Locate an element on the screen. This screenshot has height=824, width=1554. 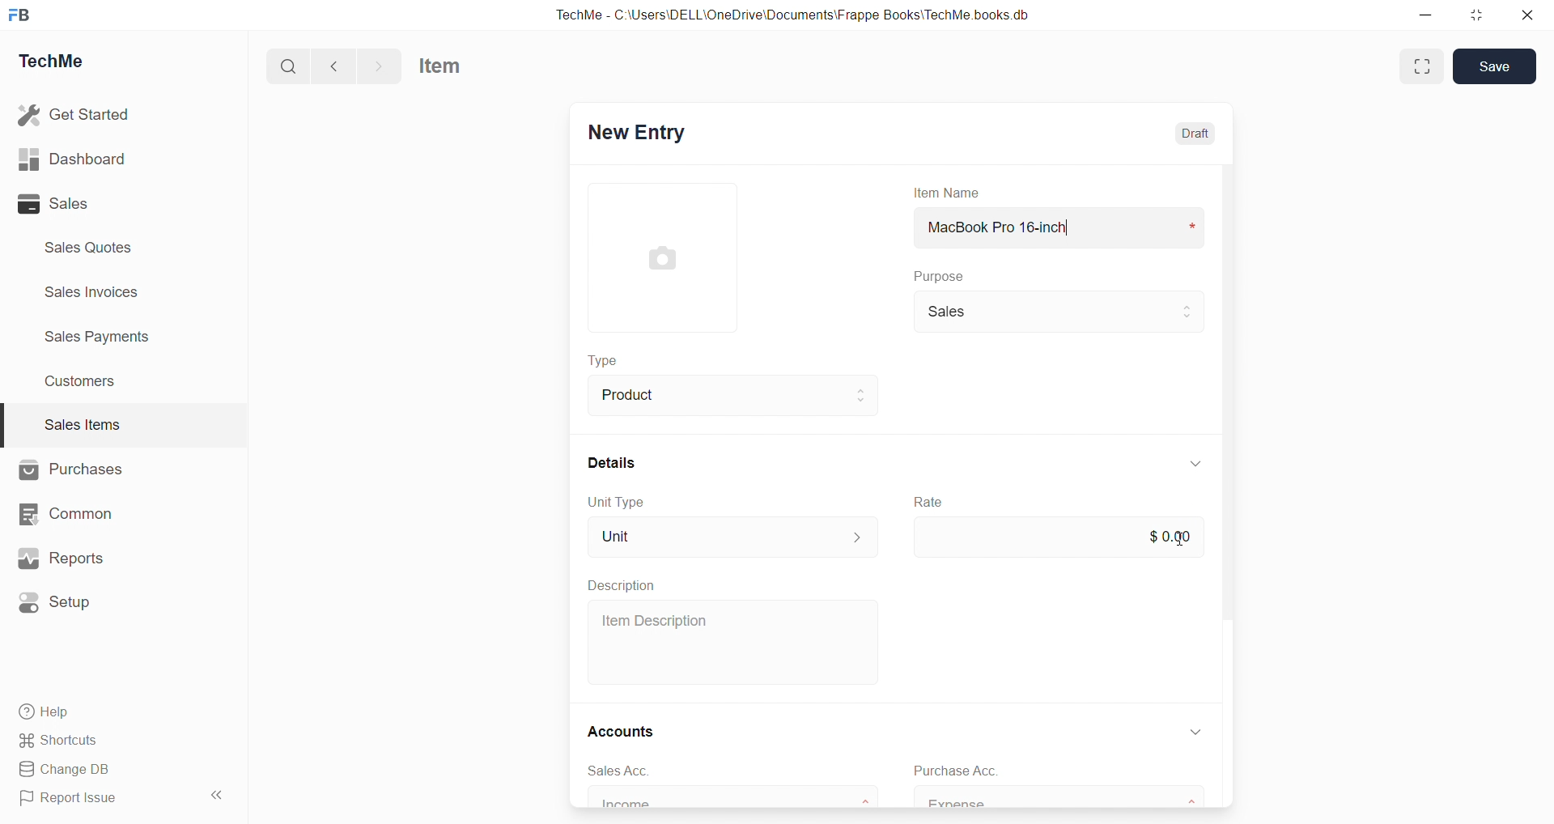
New Entry is located at coordinates (635, 134).